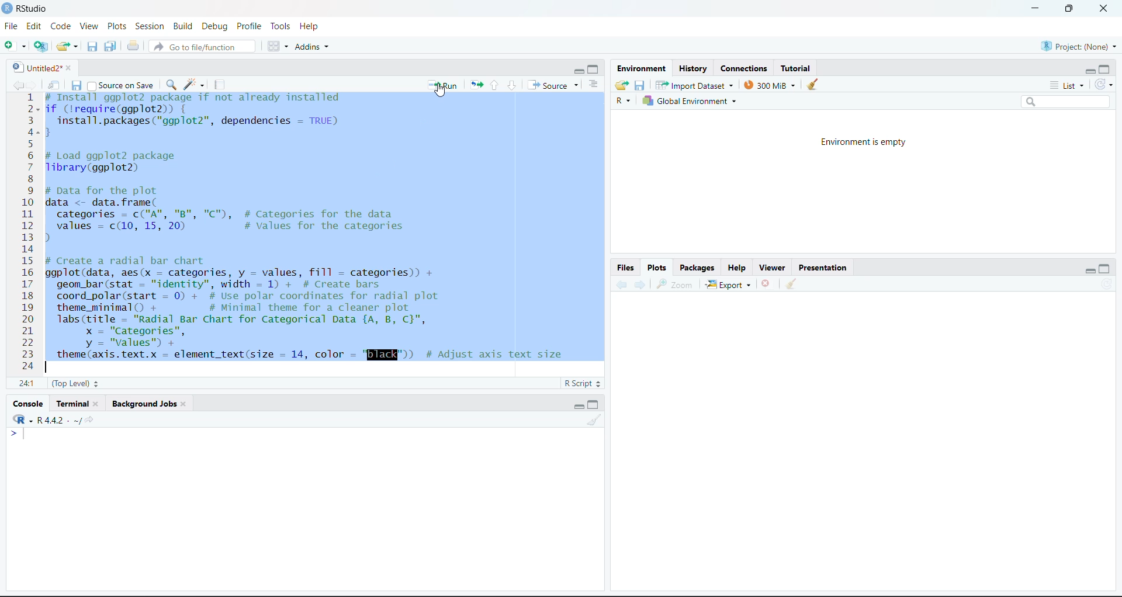  What do you see at coordinates (858, 142) in the screenshot?
I see `Environment is empty` at bounding box center [858, 142].